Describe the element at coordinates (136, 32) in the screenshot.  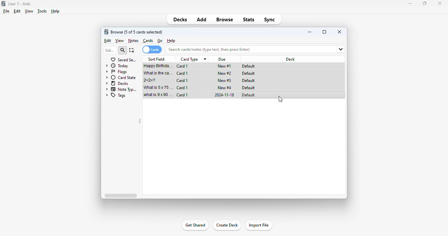
I see `browse (1 of 5 cards selected)` at that location.